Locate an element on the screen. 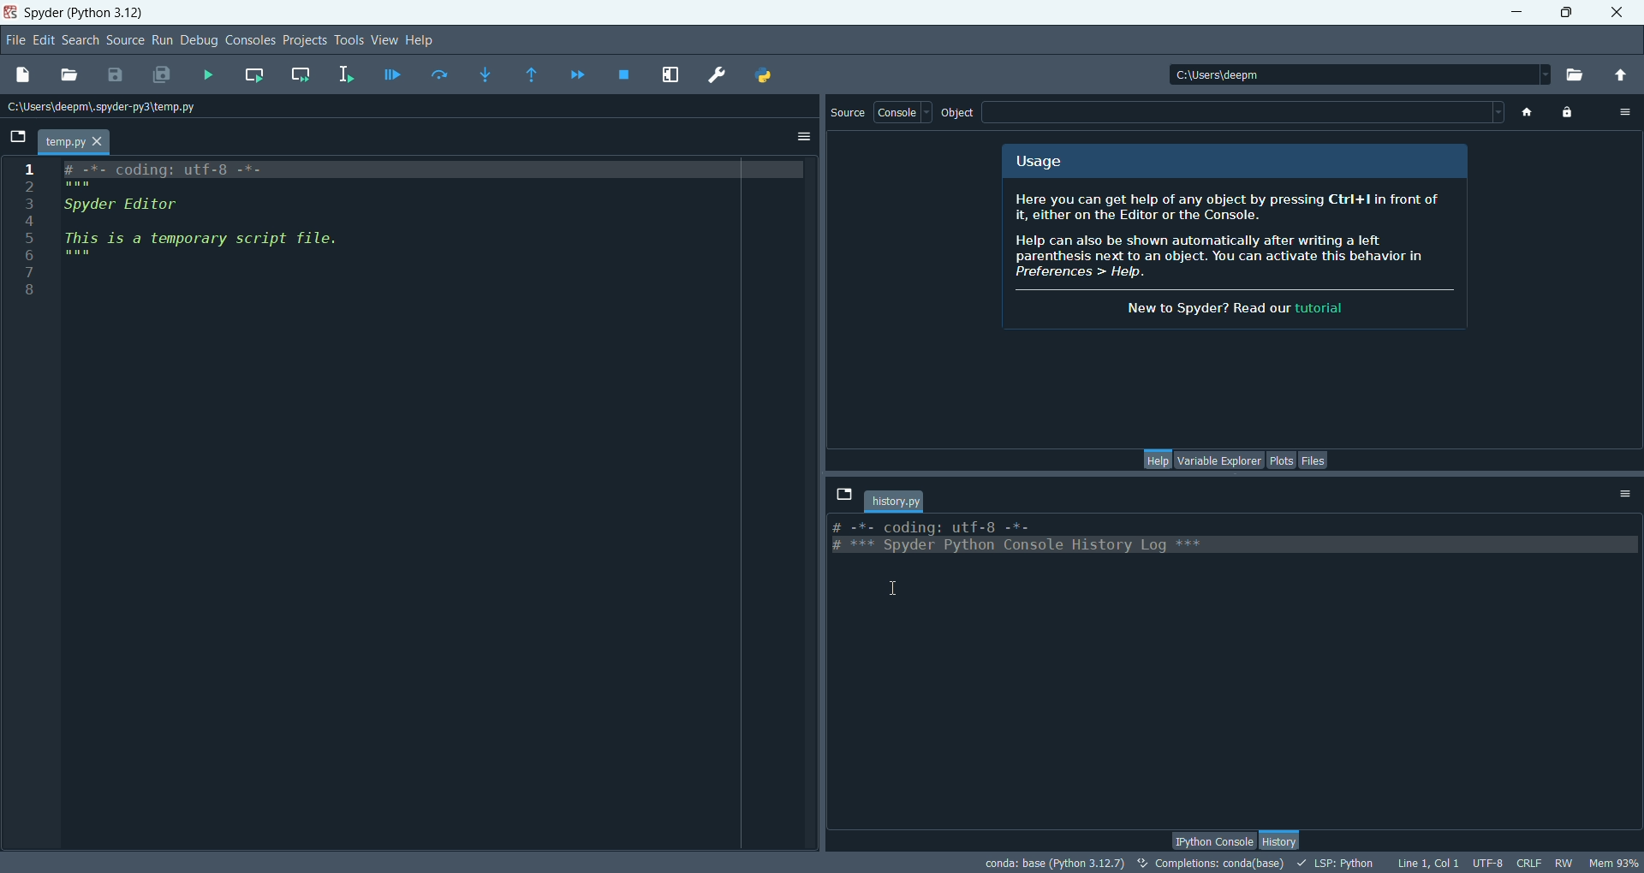  files is located at coordinates (1313, 460).